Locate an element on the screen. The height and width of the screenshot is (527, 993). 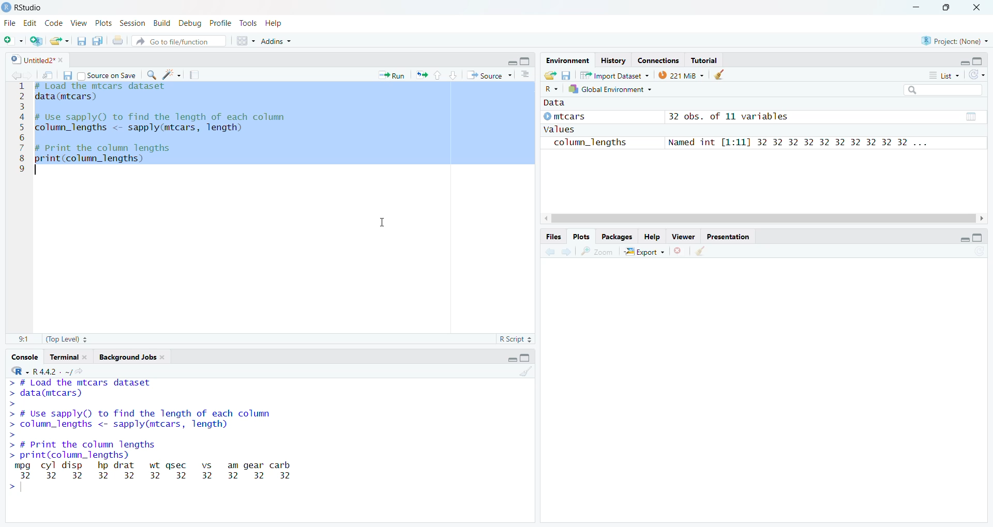
Next plot is located at coordinates (568, 251).